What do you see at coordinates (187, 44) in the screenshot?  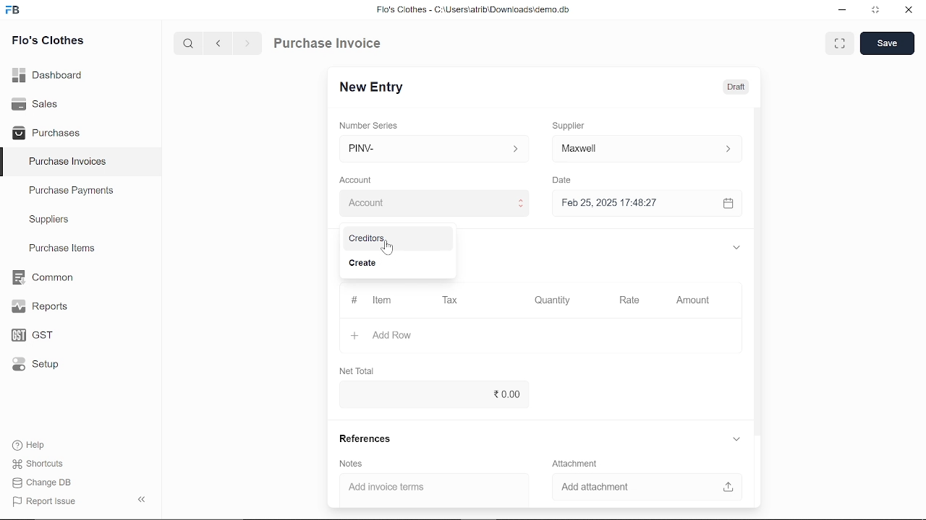 I see `serach` at bounding box center [187, 44].